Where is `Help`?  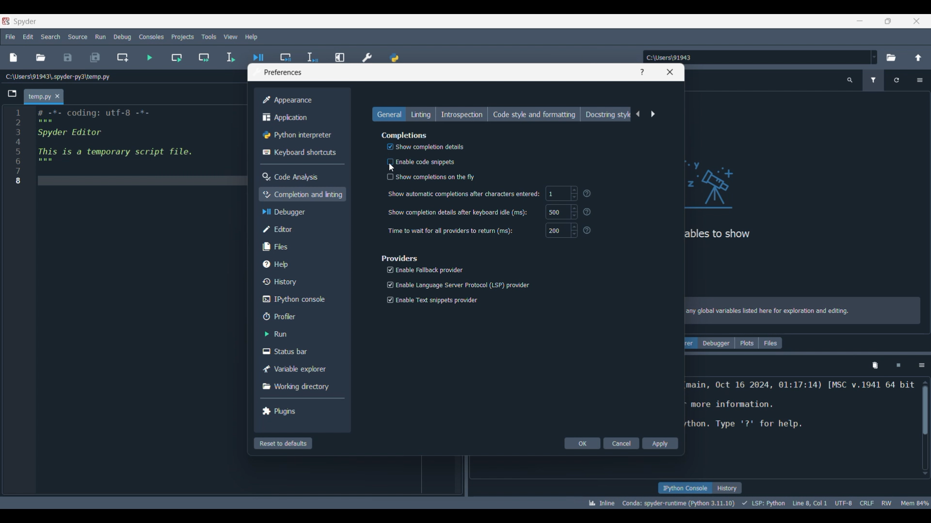
Help is located at coordinates (301, 264).